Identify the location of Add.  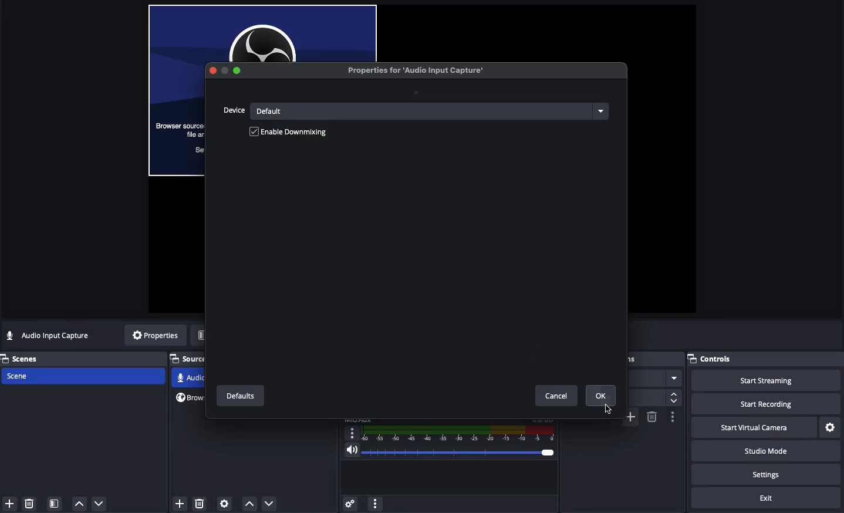
(630, 417).